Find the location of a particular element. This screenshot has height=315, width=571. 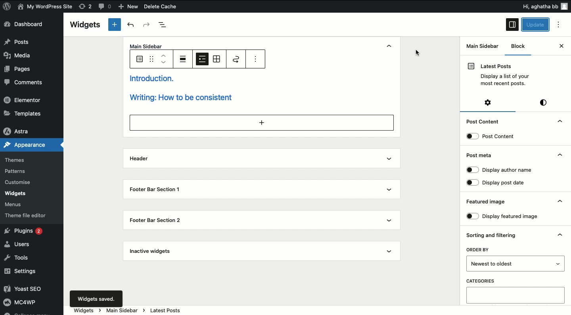

Astra is located at coordinates (20, 130).